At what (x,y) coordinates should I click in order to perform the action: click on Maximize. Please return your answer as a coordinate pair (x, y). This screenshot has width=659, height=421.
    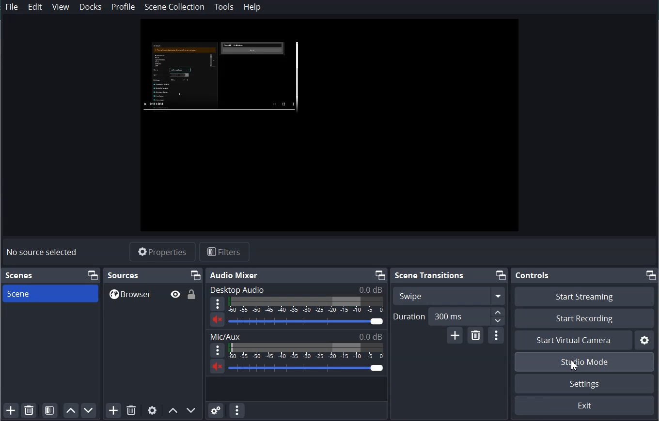
    Looking at the image, I should click on (92, 275).